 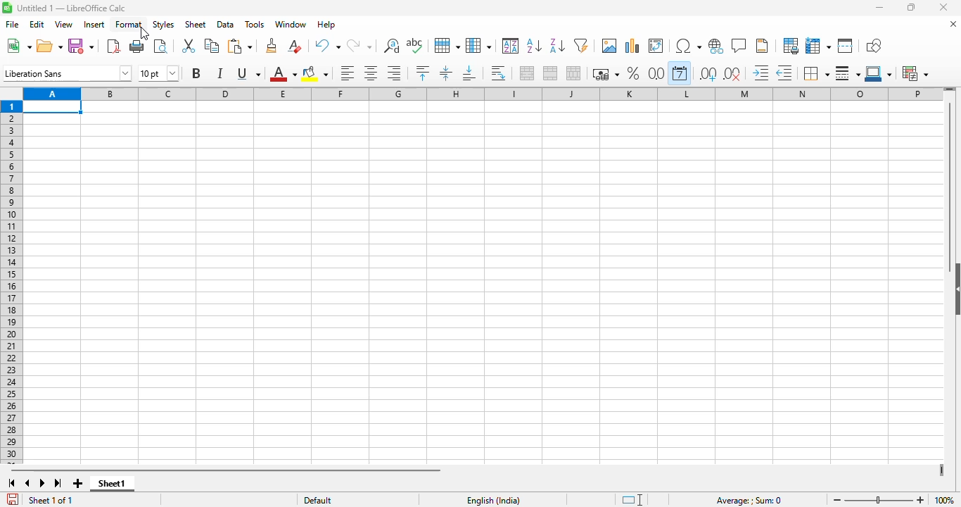 What do you see at coordinates (129, 25) in the screenshot?
I see `format` at bounding box center [129, 25].